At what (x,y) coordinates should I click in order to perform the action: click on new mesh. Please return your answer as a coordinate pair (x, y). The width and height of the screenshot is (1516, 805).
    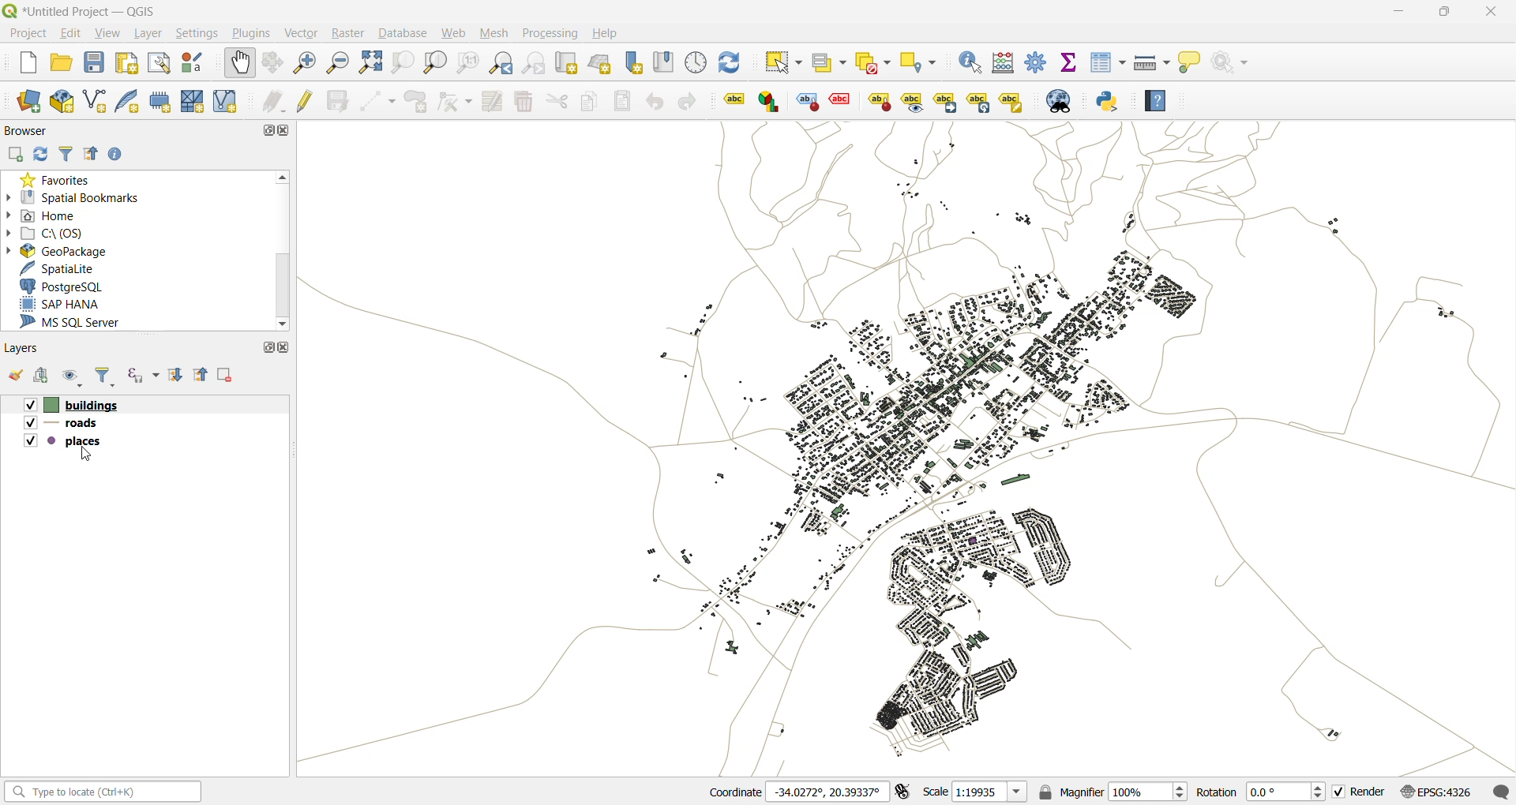
    Looking at the image, I should click on (195, 102).